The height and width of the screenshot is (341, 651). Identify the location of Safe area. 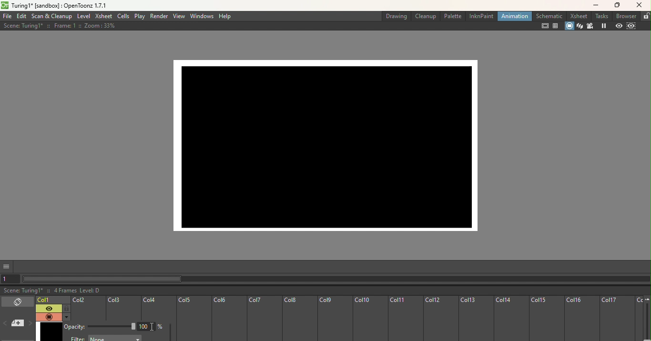
(543, 26).